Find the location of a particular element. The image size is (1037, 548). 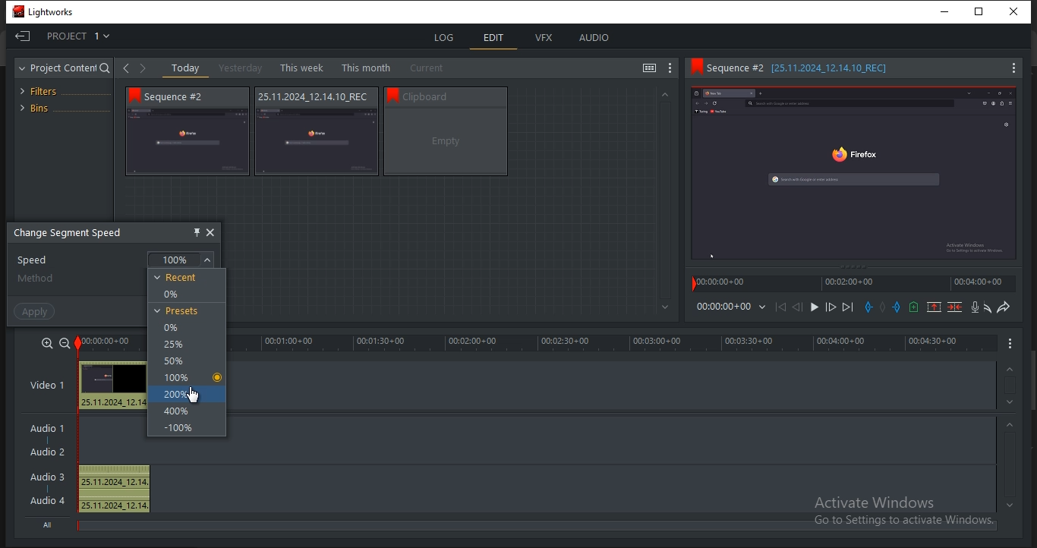

bins is located at coordinates (61, 107).